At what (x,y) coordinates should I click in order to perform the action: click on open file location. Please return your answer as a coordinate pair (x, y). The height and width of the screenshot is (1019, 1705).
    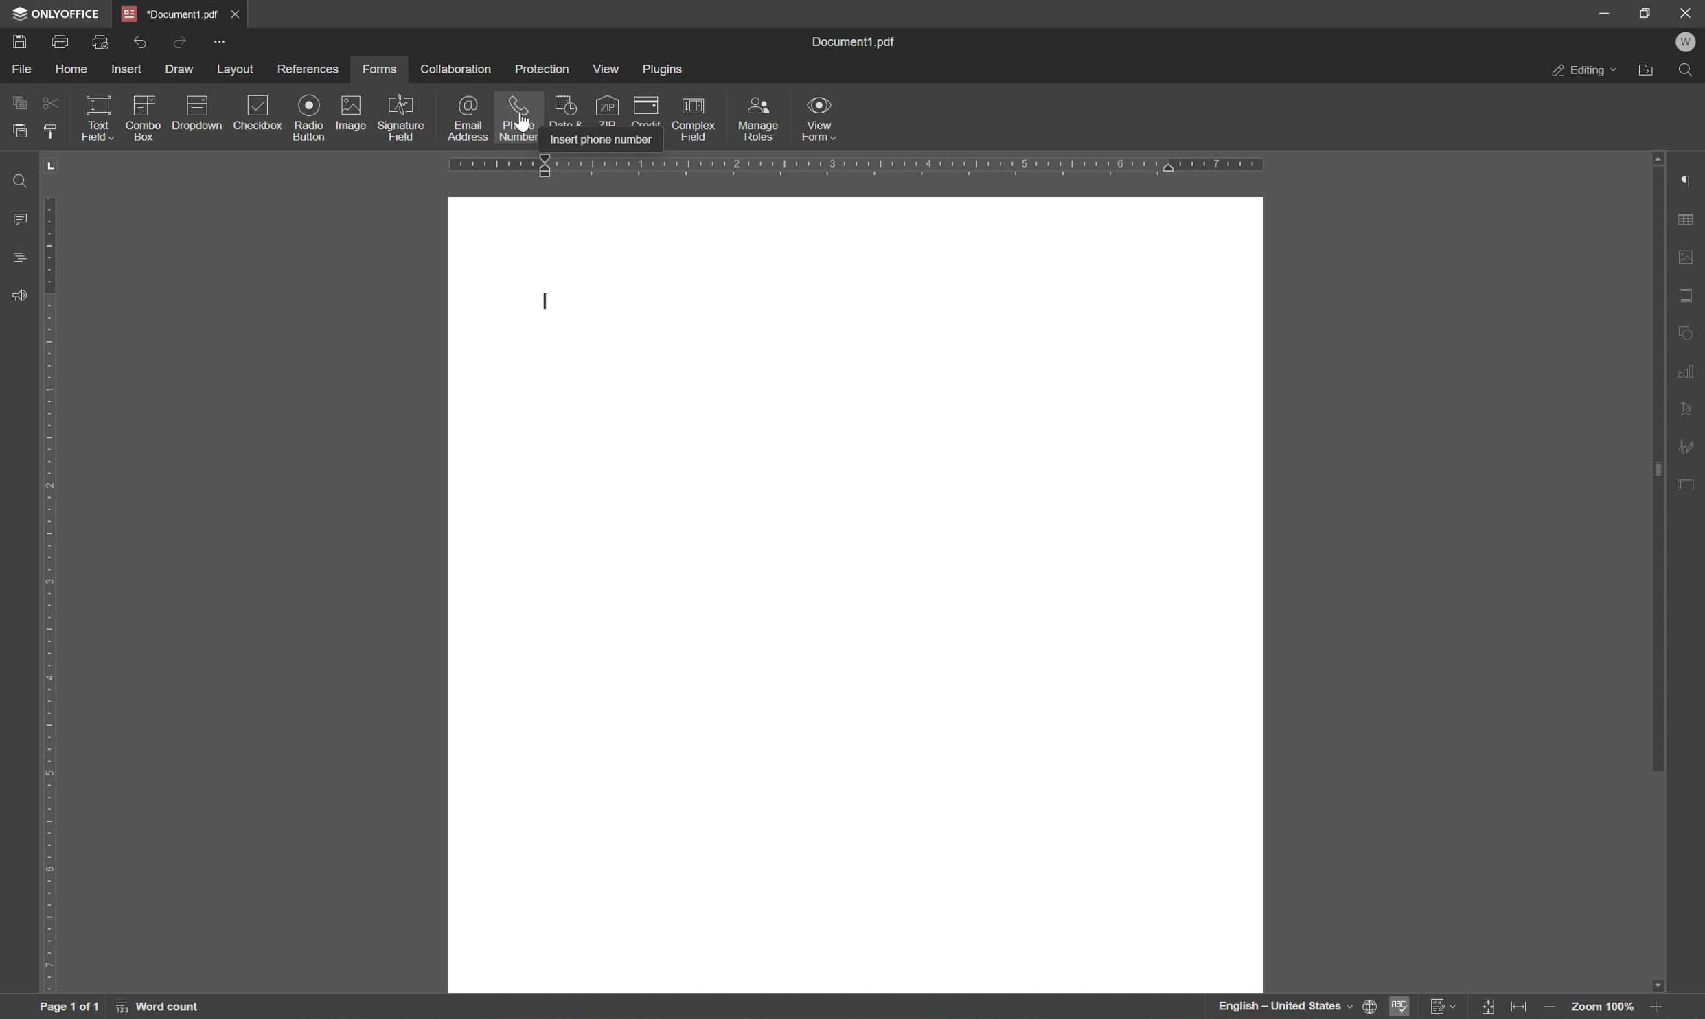
    Looking at the image, I should click on (1653, 68).